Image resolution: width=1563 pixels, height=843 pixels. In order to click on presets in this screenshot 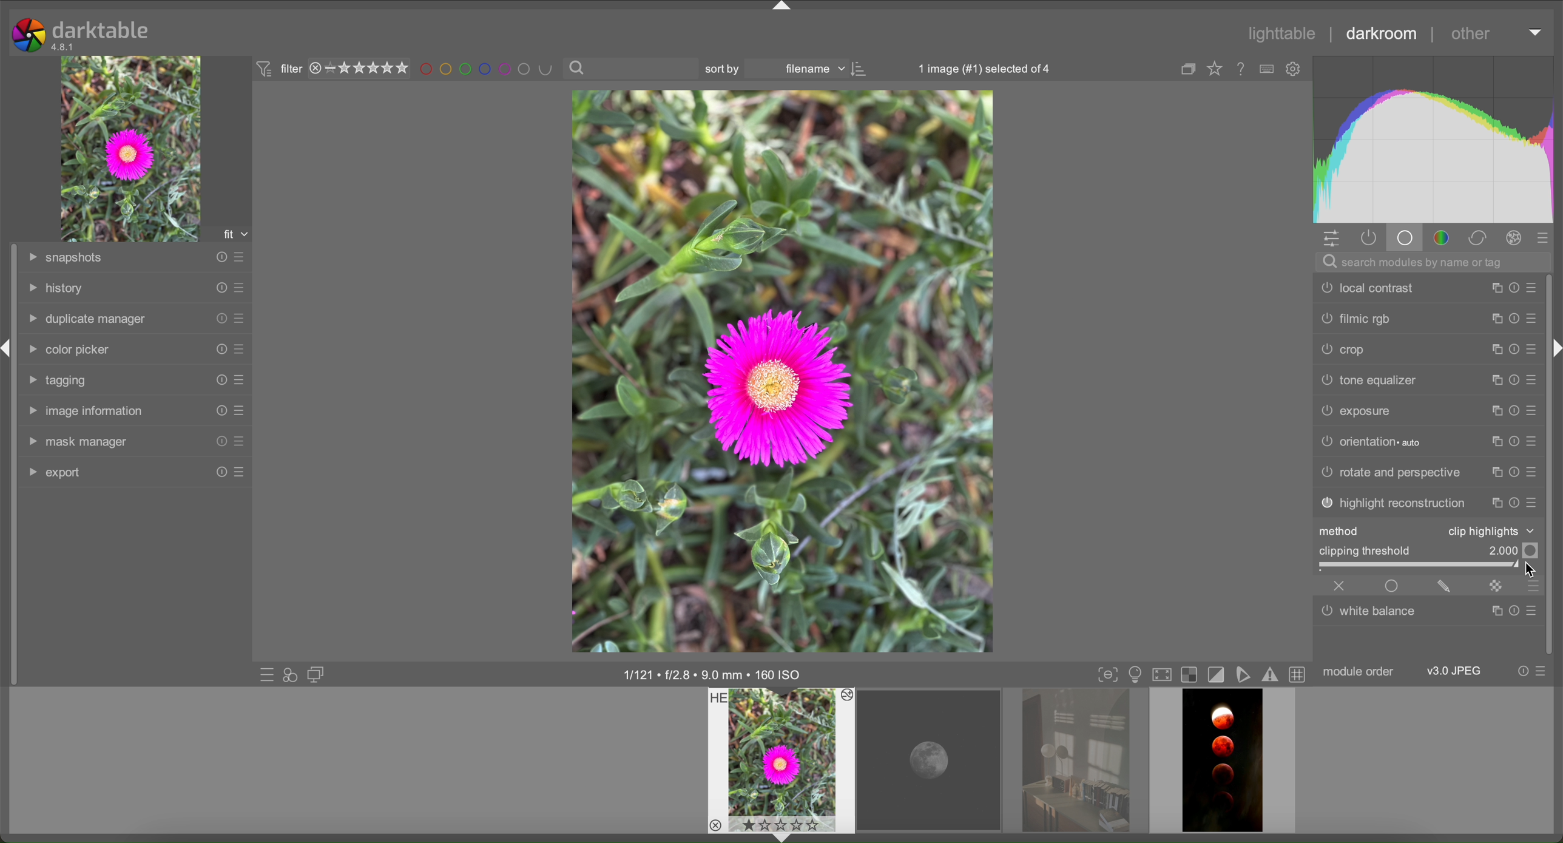, I will do `click(1535, 473)`.